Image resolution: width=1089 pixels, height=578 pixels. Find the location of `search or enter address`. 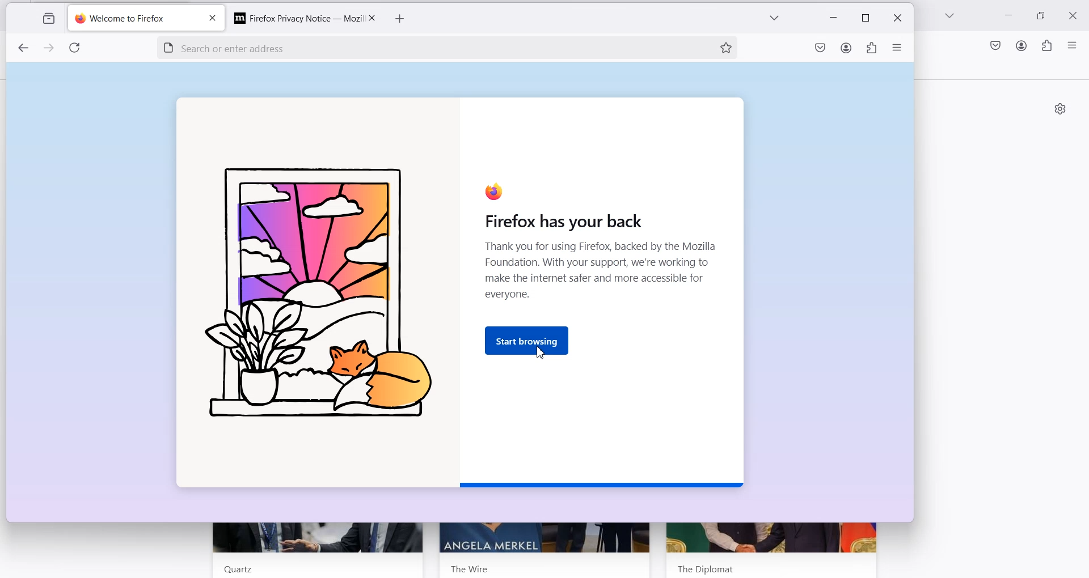

search or enter address is located at coordinates (418, 46).